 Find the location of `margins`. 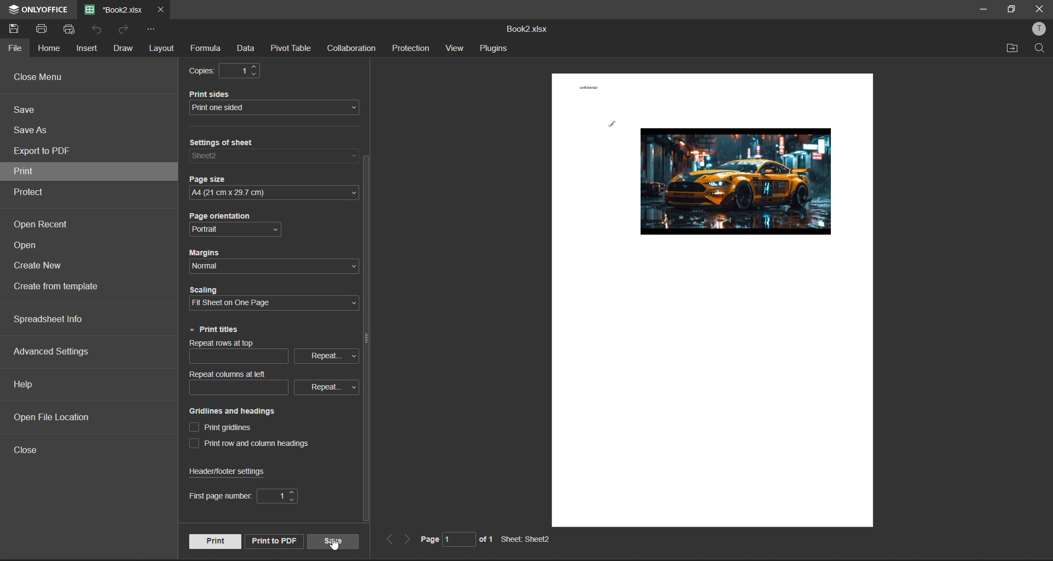

margins is located at coordinates (268, 258).